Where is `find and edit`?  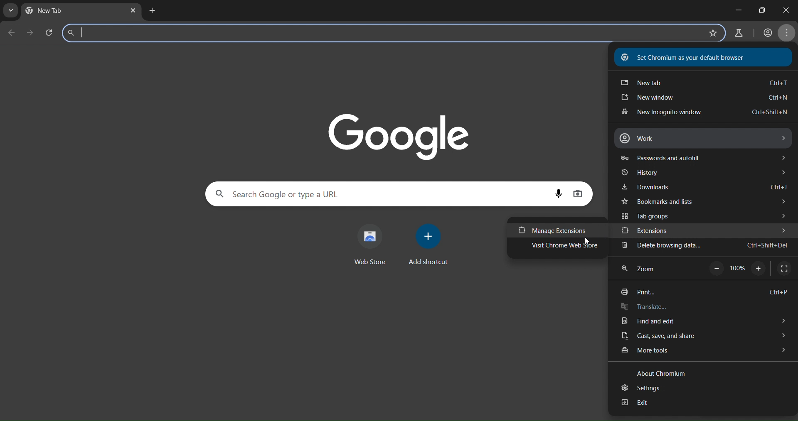
find and edit is located at coordinates (707, 321).